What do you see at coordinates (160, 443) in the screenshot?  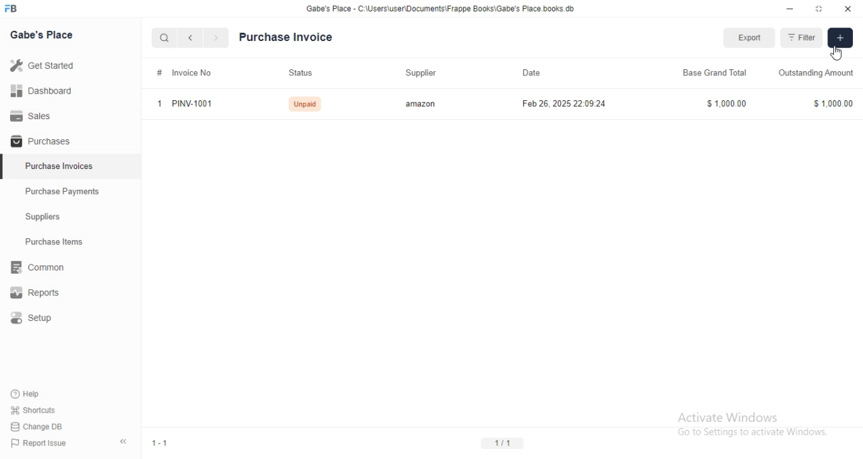 I see `1-1` at bounding box center [160, 443].